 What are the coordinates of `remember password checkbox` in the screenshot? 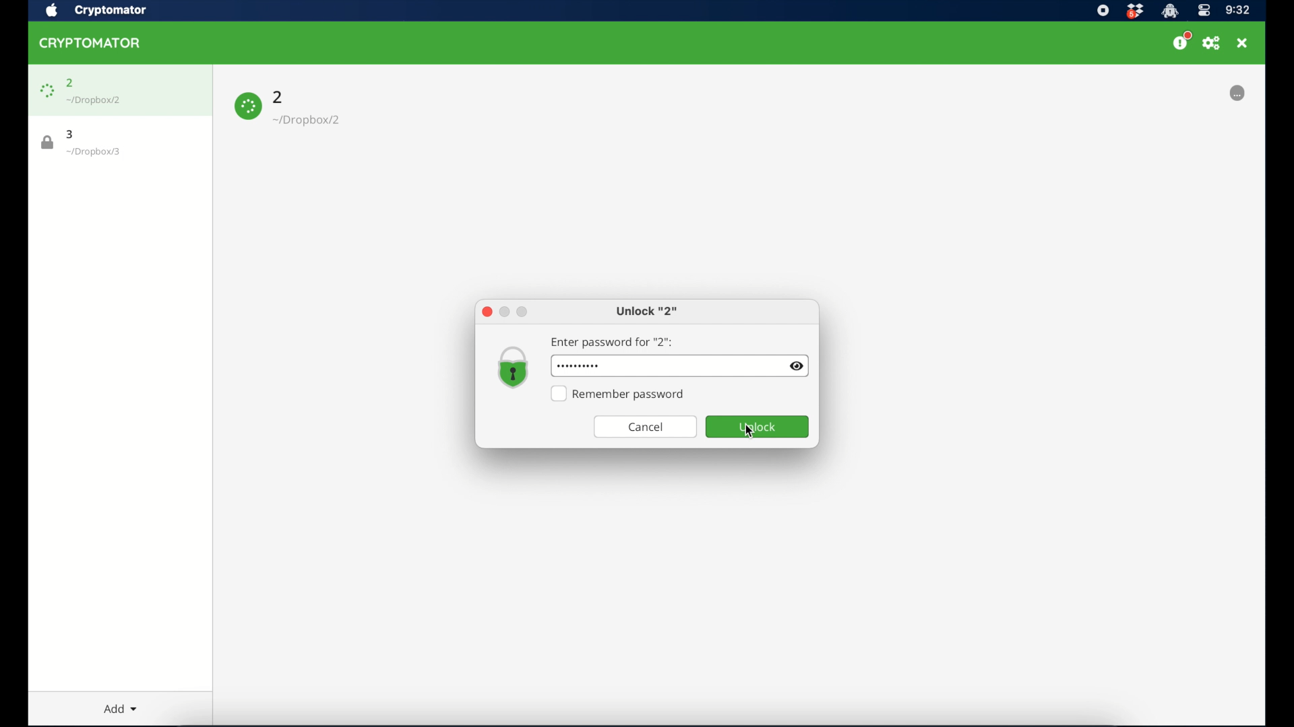 It's located at (620, 394).